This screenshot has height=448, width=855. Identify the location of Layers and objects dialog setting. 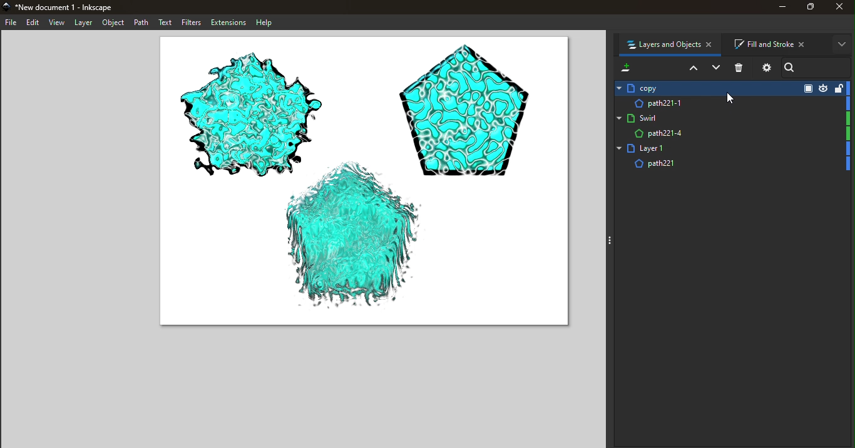
(765, 69).